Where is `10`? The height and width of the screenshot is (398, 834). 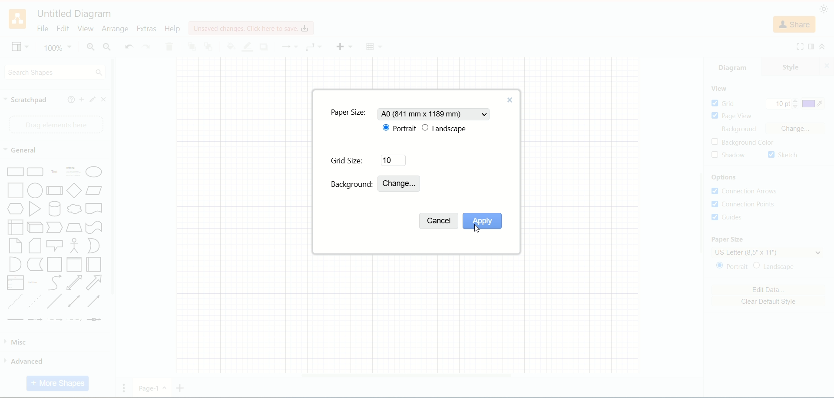
10 is located at coordinates (392, 160).